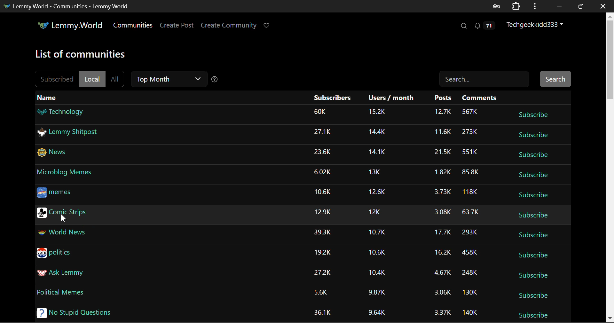 This screenshot has width=614, height=323. What do you see at coordinates (532, 235) in the screenshot?
I see `Subscribe` at bounding box center [532, 235].